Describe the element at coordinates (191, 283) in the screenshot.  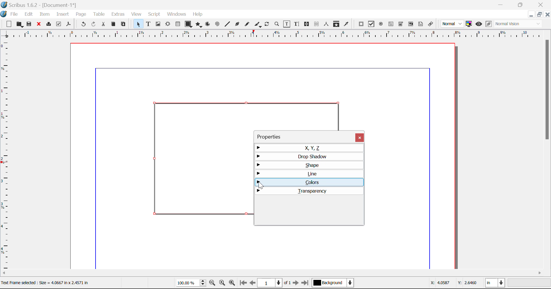
I see `Zoom 100%` at that location.